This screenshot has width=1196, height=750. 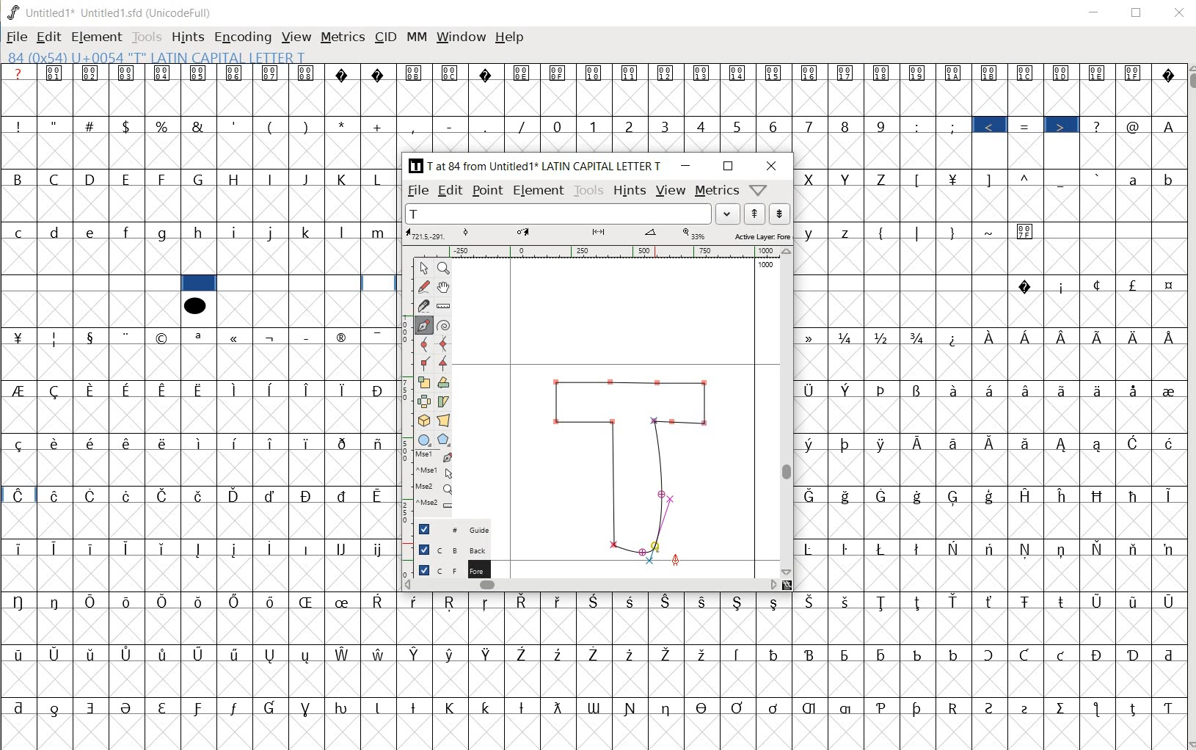 What do you see at coordinates (509, 37) in the screenshot?
I see `help` at bounding box center [509, 37].